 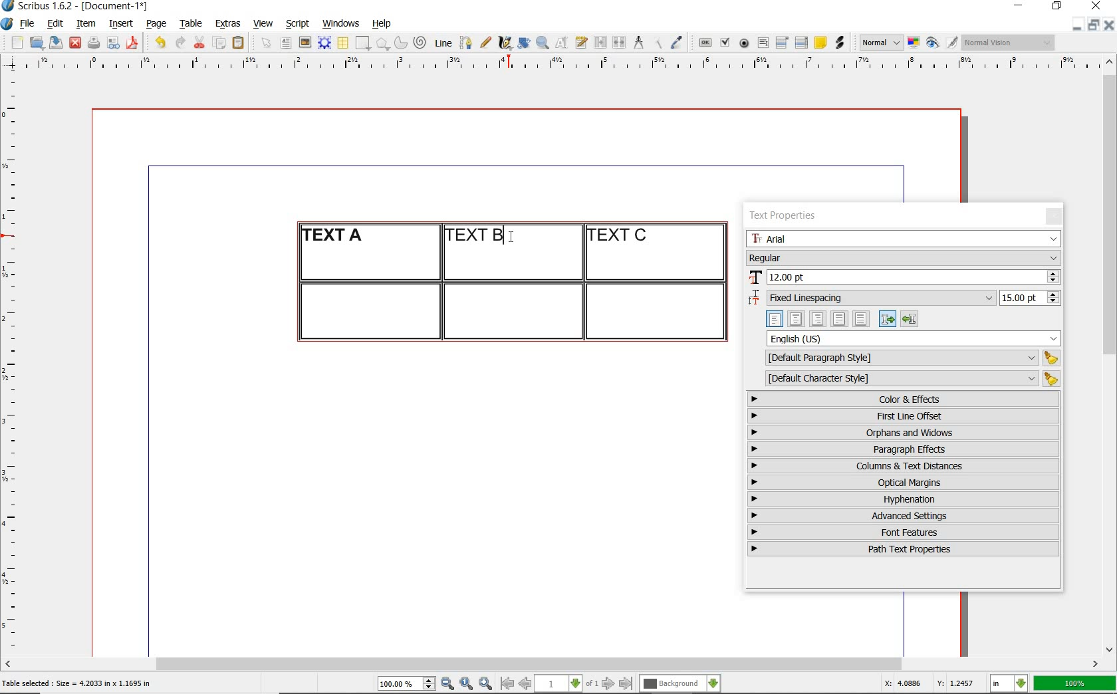 I want to click on edit contents of frame, so click(x=562, y=42).